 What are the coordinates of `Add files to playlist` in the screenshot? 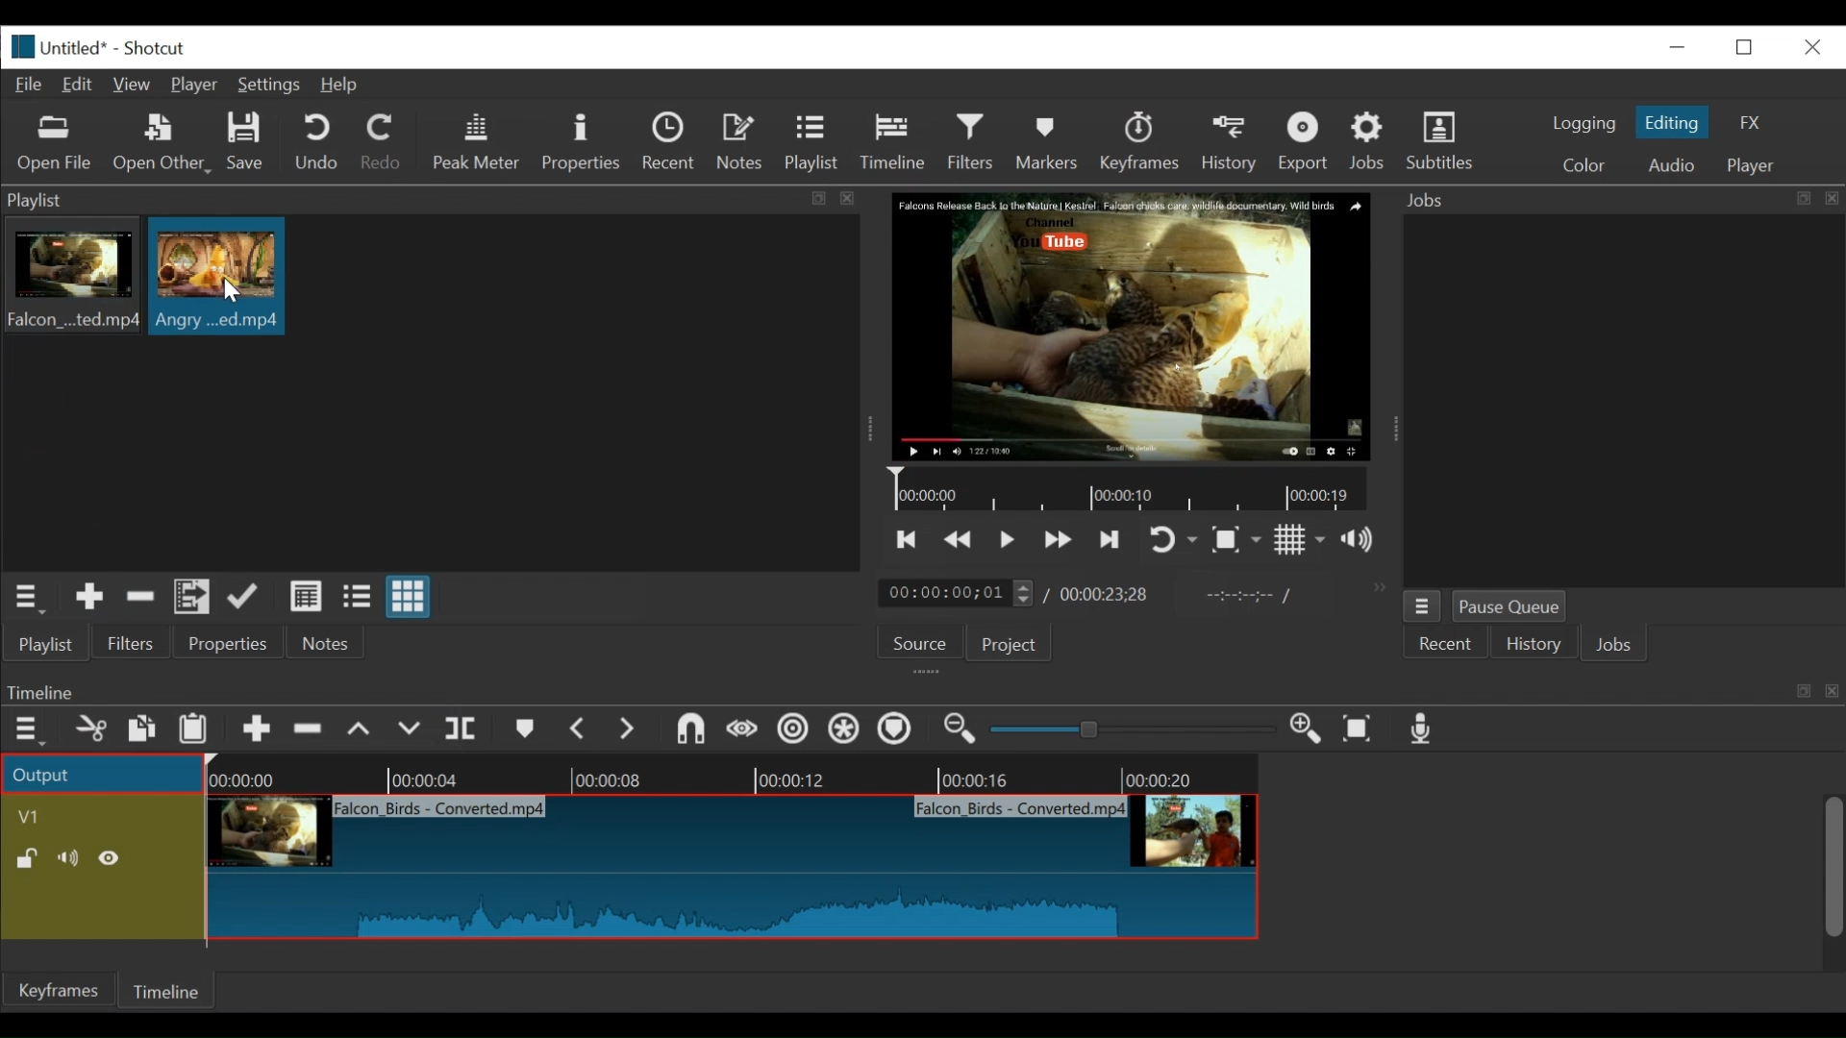 It's located at (192, 600).